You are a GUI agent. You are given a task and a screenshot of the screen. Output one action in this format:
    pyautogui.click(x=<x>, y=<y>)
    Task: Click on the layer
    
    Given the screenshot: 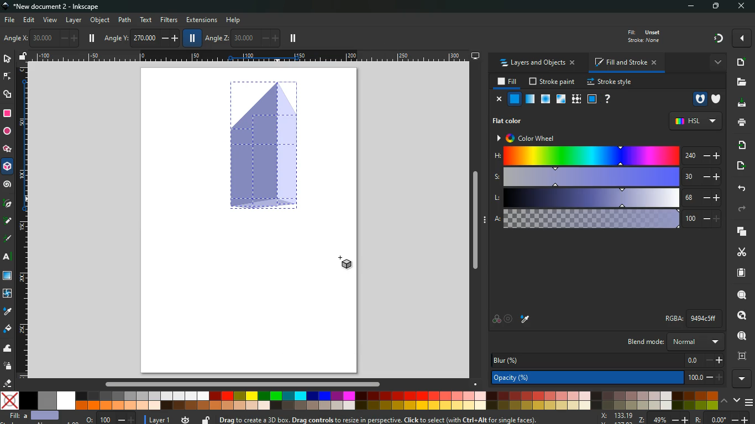 What is the action you would take?
    pyautogui.click(x=74, y=20)
    